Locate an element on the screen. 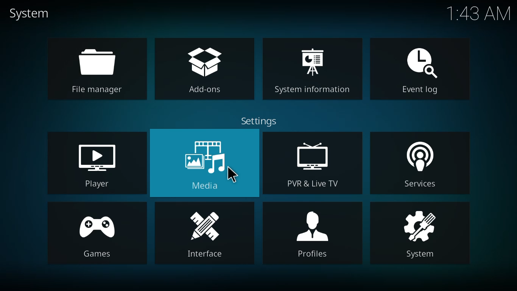  cursor is located at coordinates (233, 177).